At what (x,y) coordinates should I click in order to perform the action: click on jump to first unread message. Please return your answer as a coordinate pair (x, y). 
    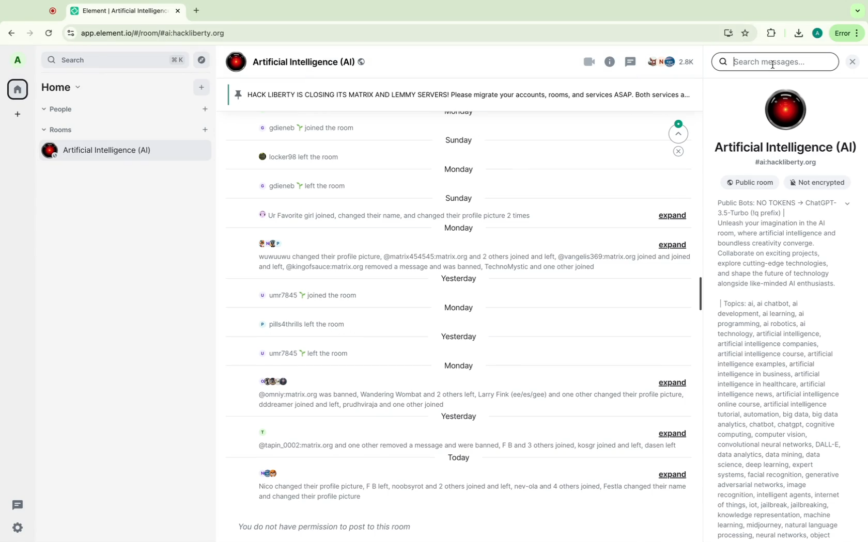
    Looking at the image, I should click on (679, 131).